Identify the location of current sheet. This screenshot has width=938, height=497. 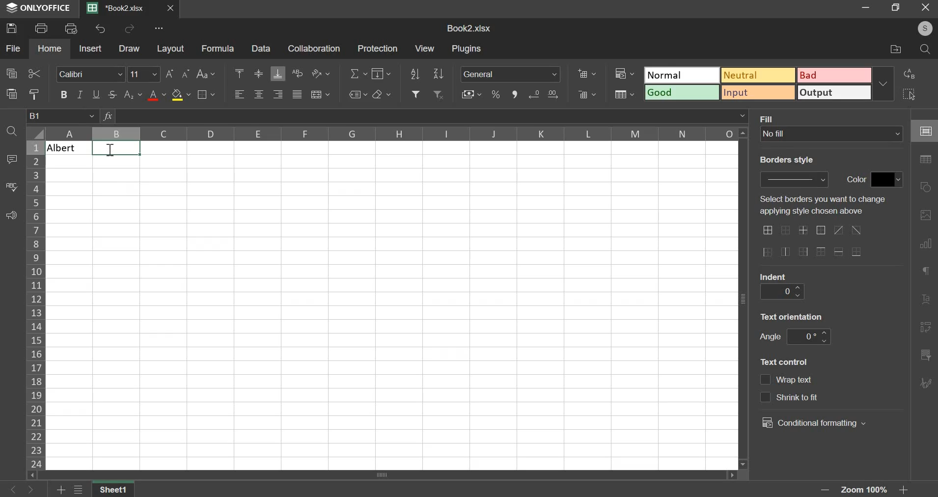
(120, 9).